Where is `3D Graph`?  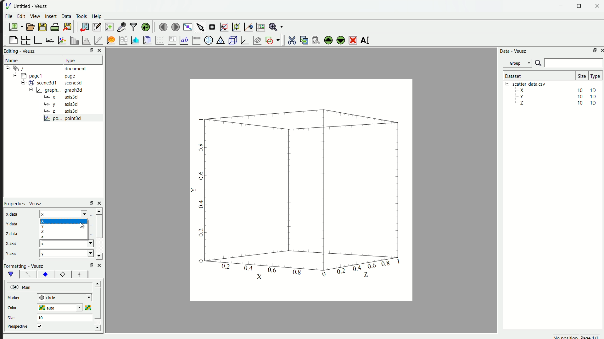
3D Graph is located at coordinates (243, 40).